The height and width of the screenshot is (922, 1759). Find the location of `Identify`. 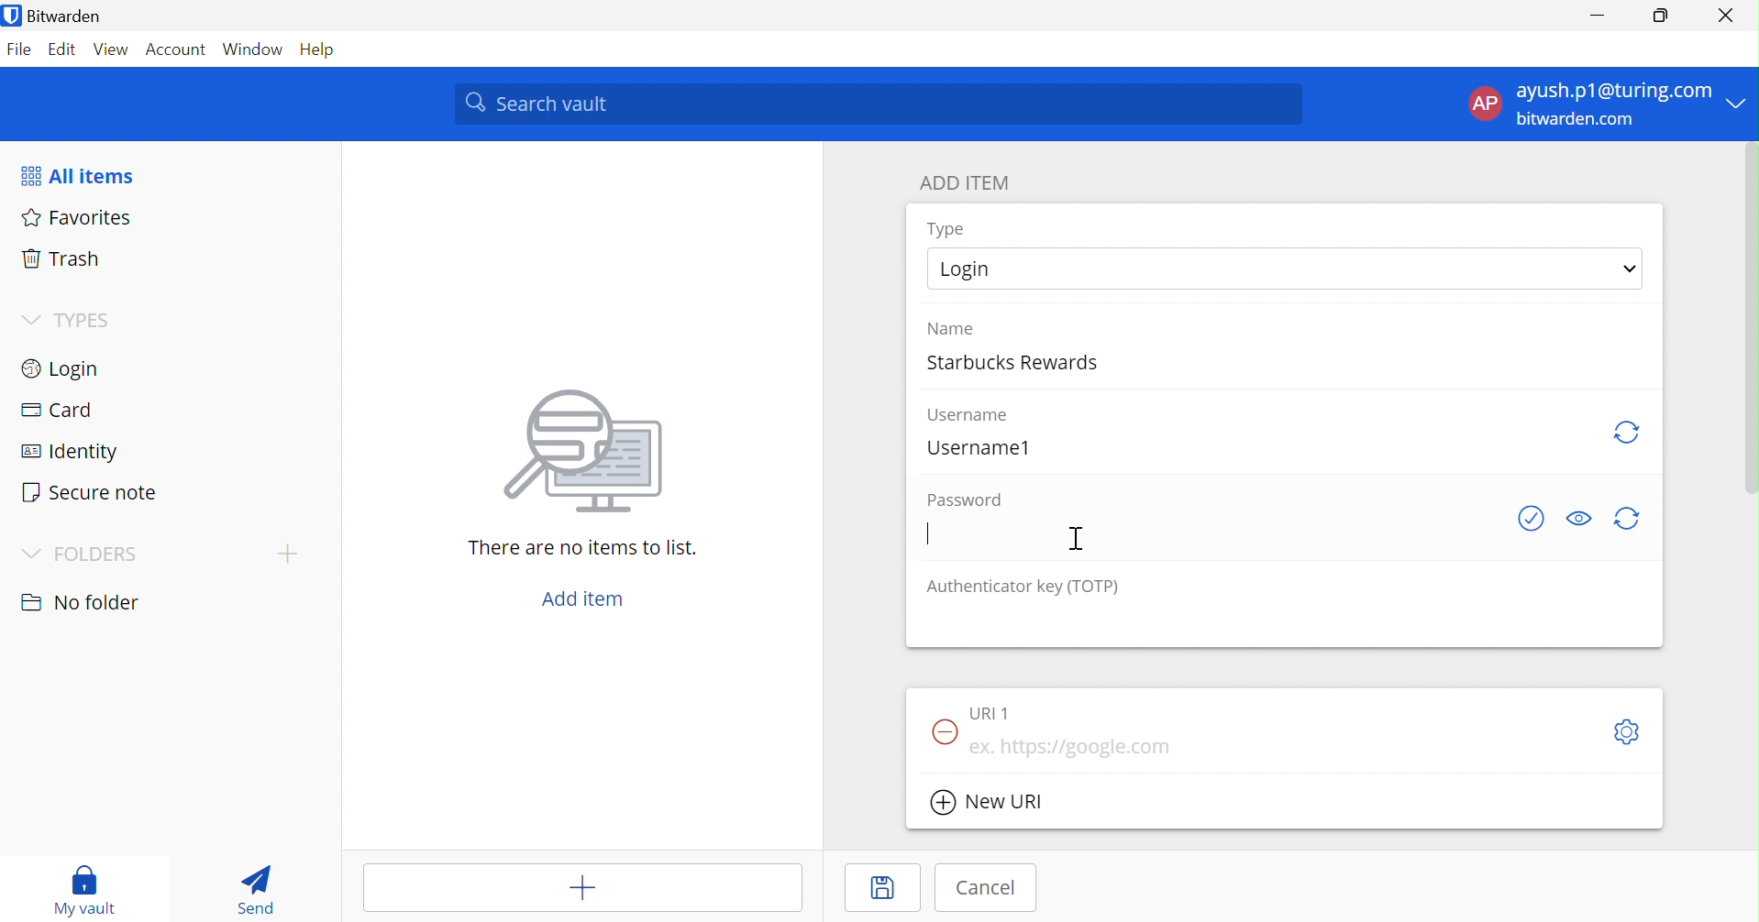

Identify is located at coordinates (69, 454).